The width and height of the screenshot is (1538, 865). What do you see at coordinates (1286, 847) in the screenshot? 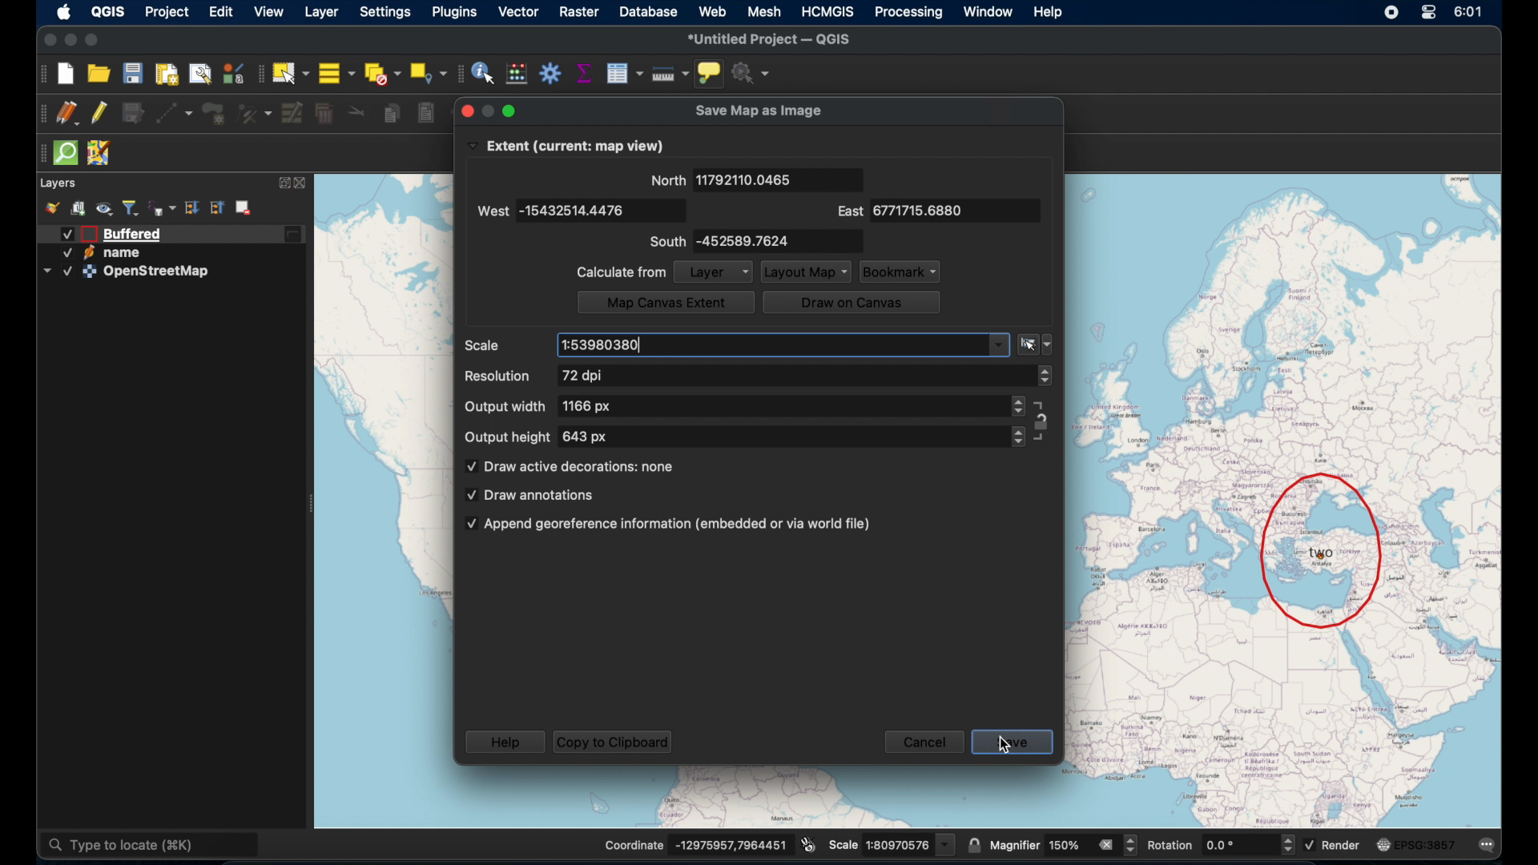
I see `Increase and decrease rotation value` at bounding box center [1286, 847].